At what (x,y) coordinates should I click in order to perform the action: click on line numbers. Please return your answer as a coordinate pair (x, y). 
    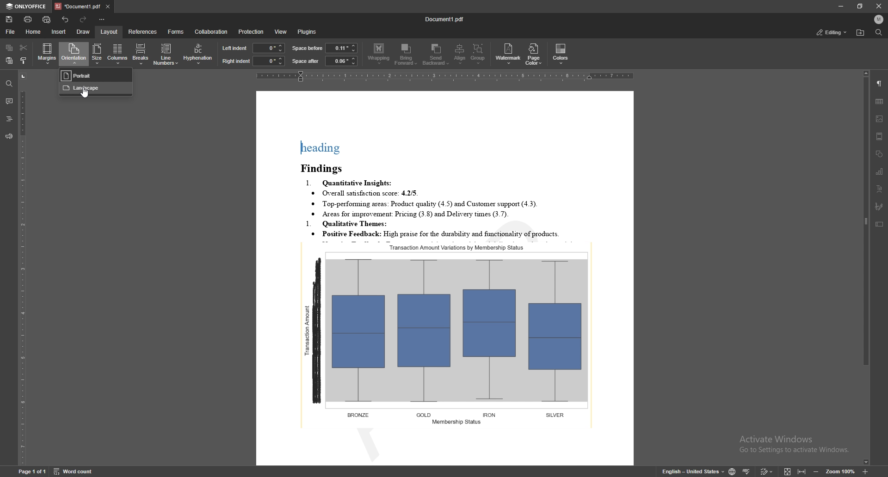
    Looking at the image, I should click on (166, 54).